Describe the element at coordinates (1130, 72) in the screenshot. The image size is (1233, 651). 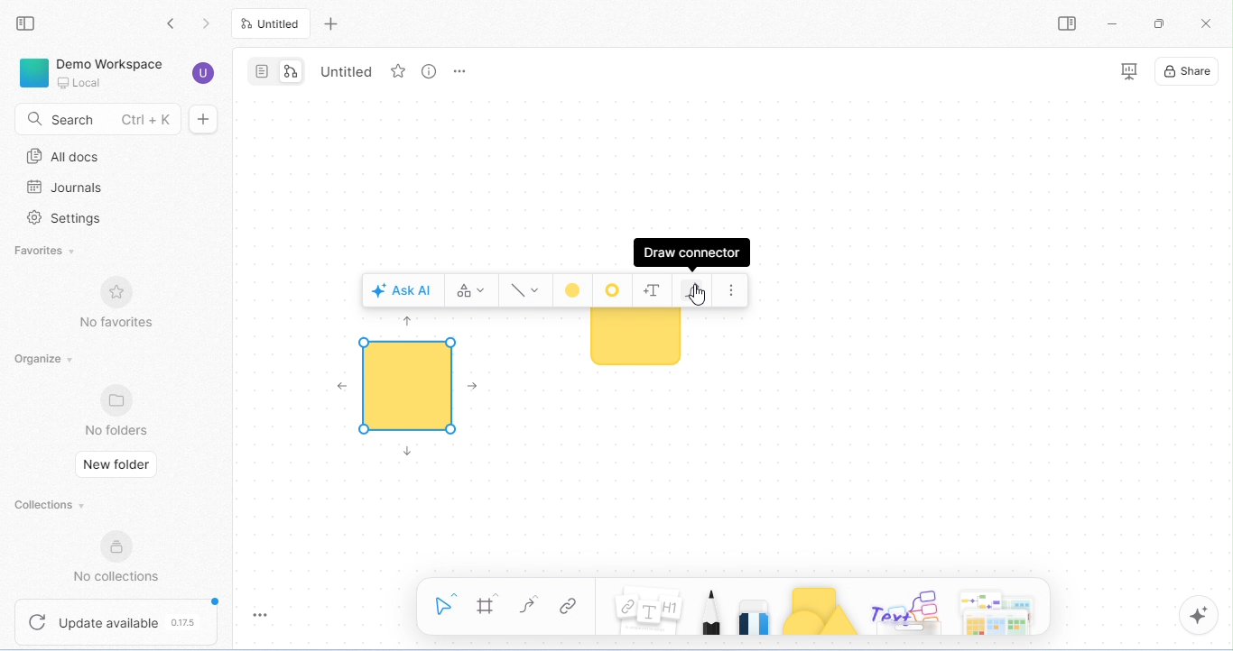
I see `presentation` at that location.